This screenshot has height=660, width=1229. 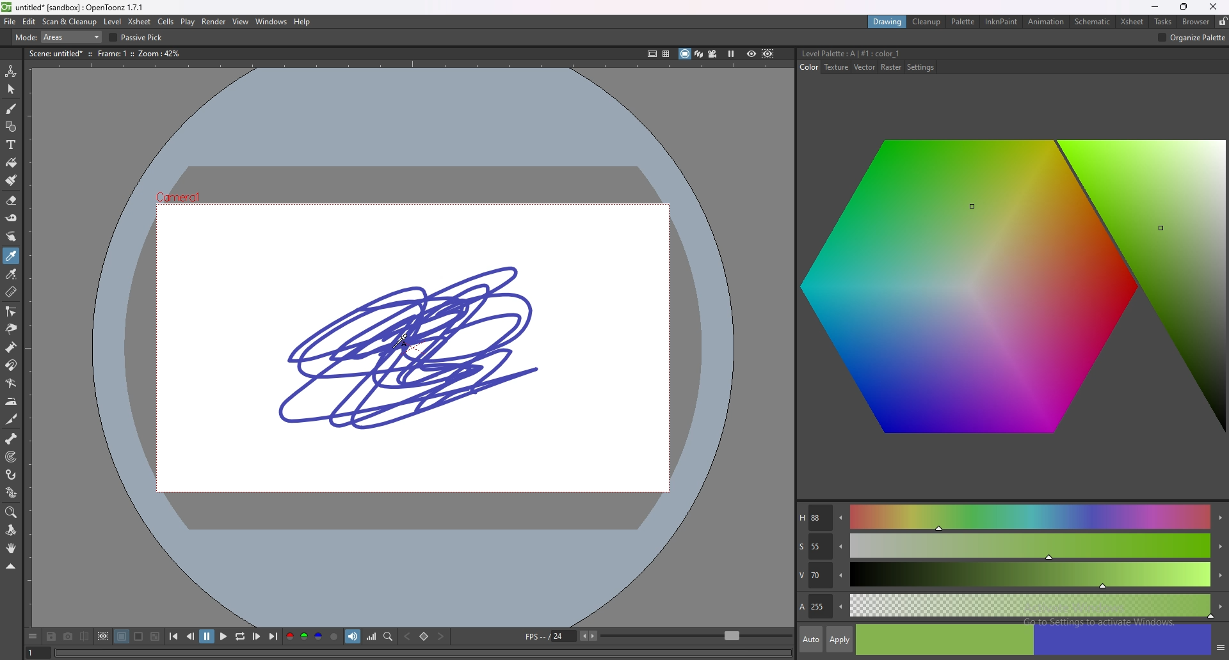 I want to click on edit, so click(x=29, y=22).